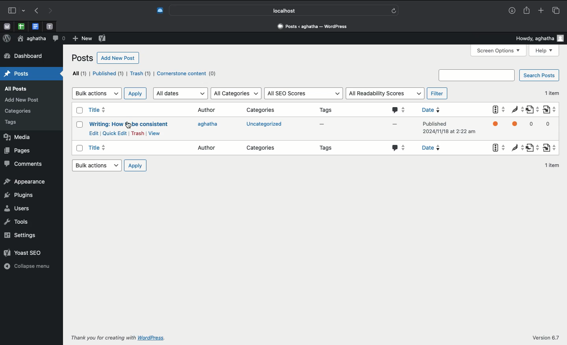 The height and width of the screenshot is (345, 567). What do you see at coordinates (556, 10) in the screenshot?
I see `Tabs` at bounding box center [556, 10].